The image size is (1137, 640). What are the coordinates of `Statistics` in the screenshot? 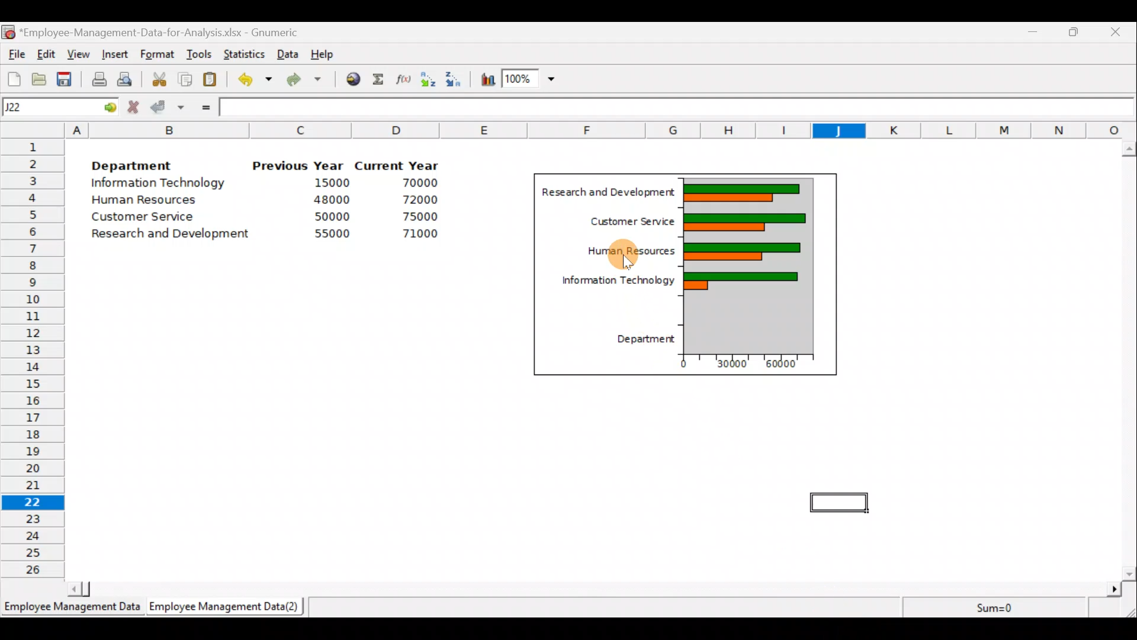 It's located at (245, 53).